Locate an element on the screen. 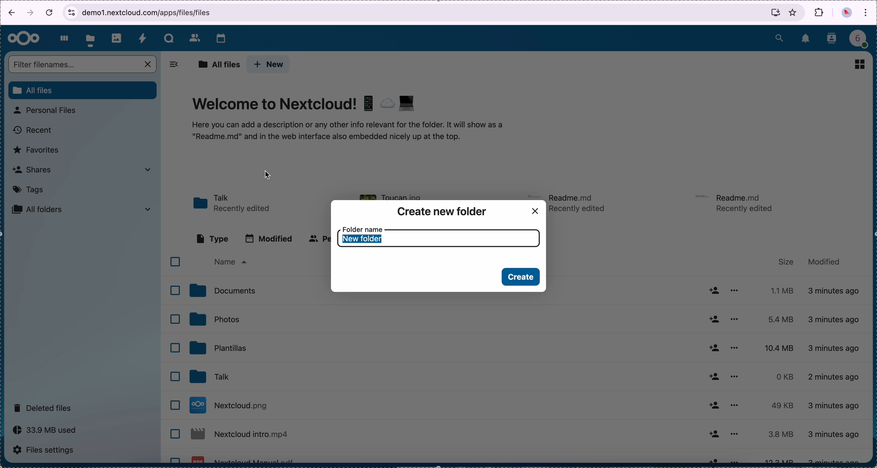 This screenshot has width=877, height=468. all files is located at coordinates (219, 65).